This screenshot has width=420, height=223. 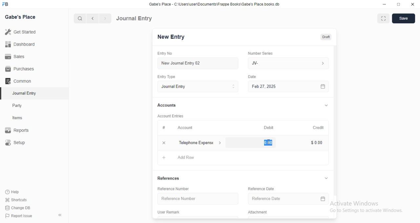 What do you see at coordinates (6, 4) in the screenshot?
I see `FB` at bounding box center [6, 4].